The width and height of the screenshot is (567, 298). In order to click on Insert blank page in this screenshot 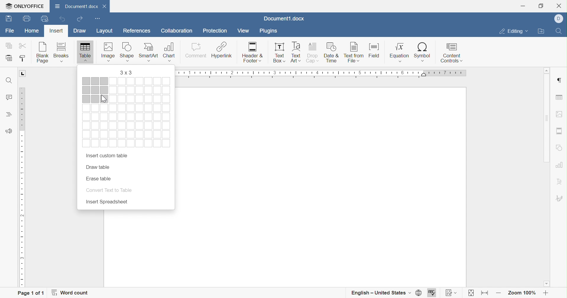, I will do `click(44, 53)`.